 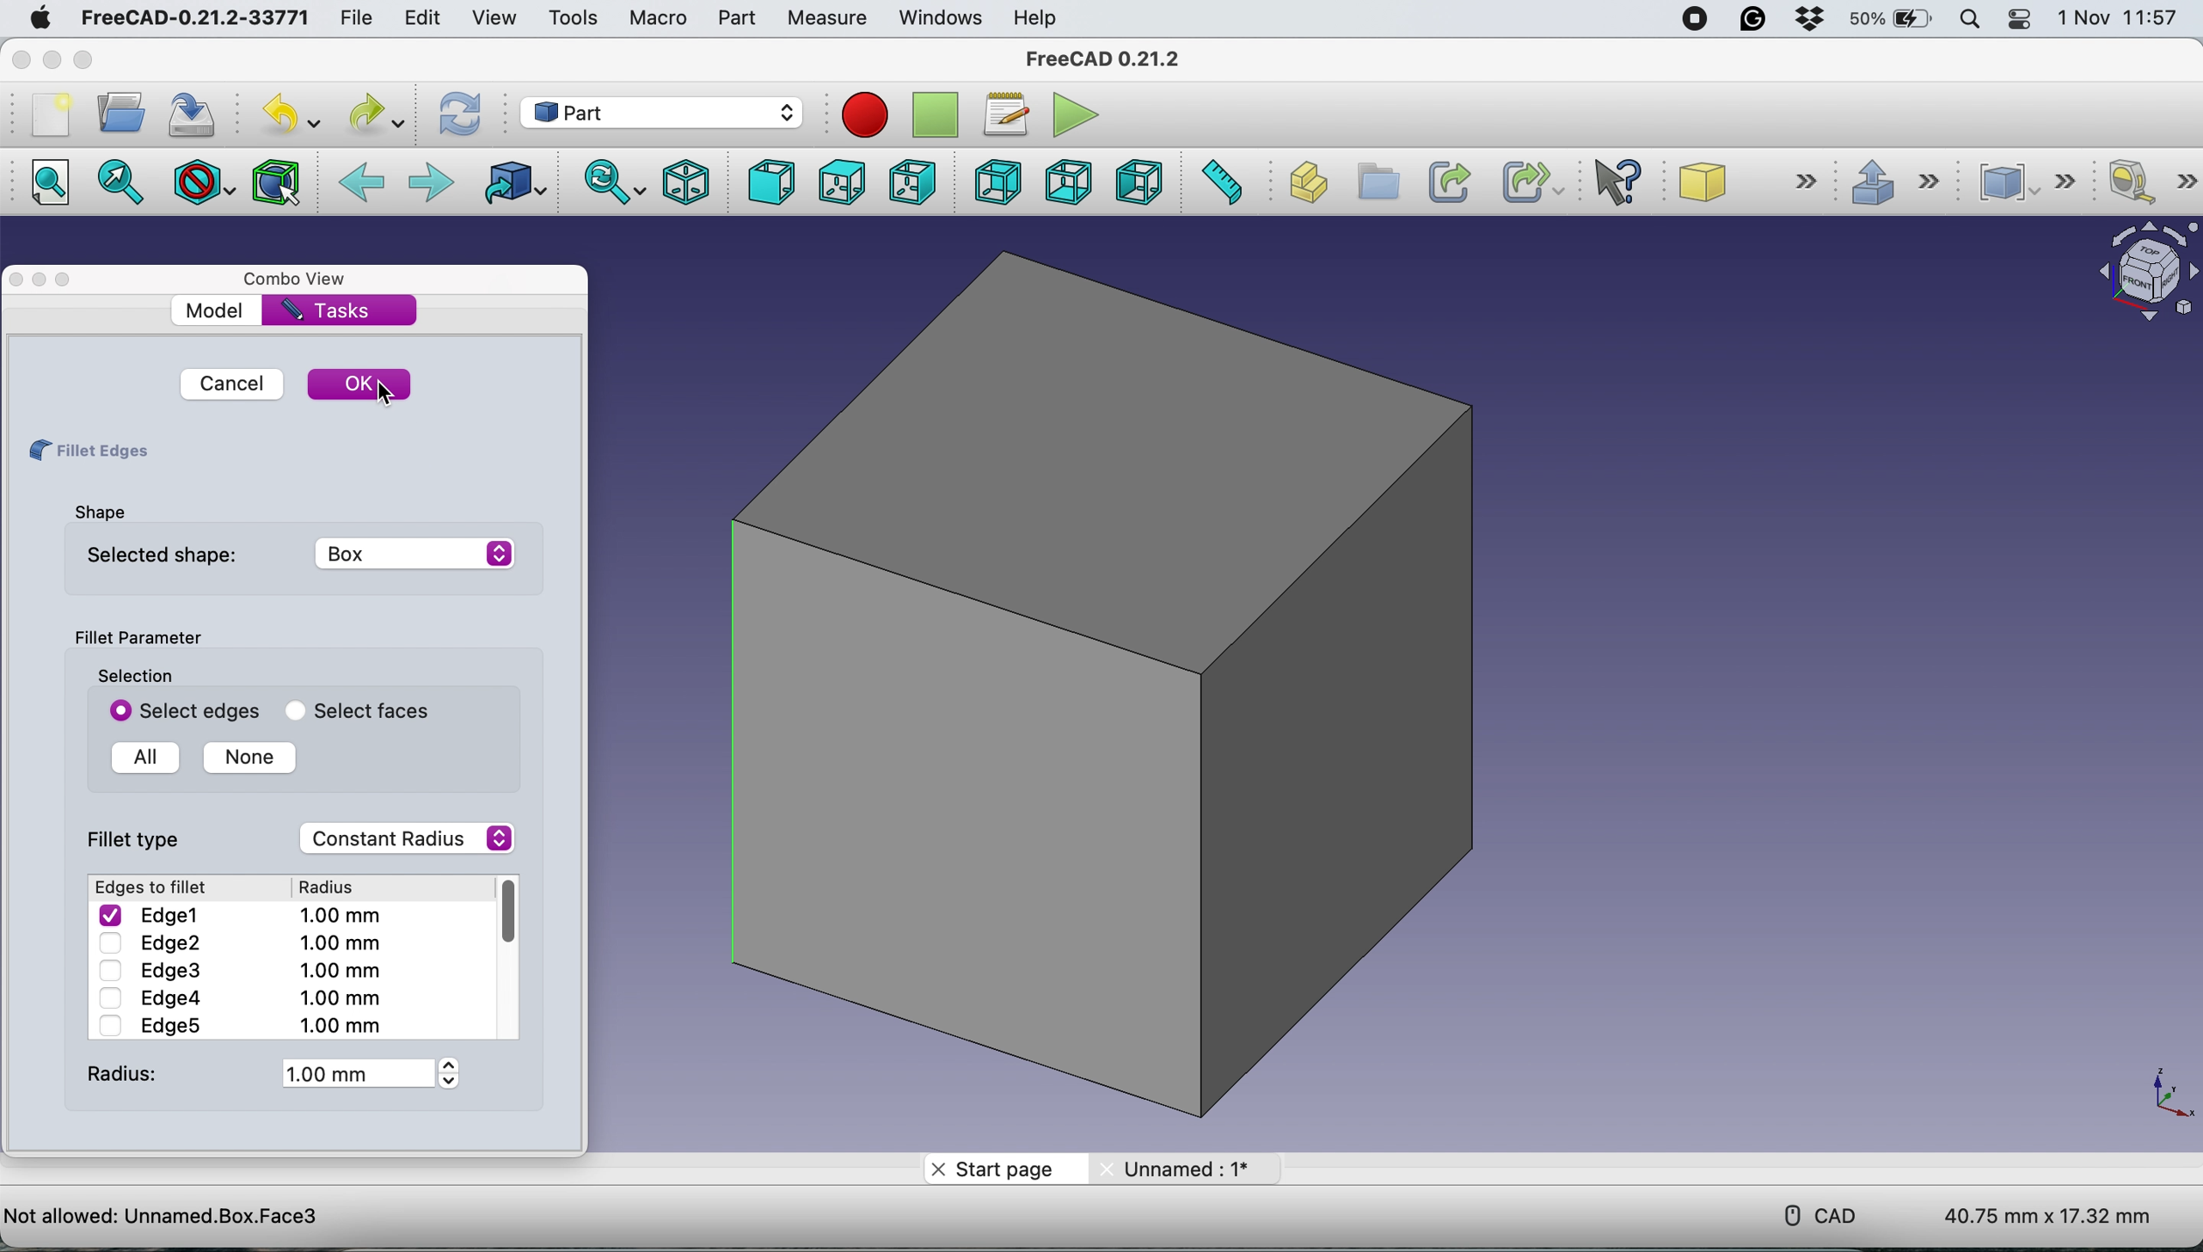 I want to click on help, so click(x=1040, y=19).